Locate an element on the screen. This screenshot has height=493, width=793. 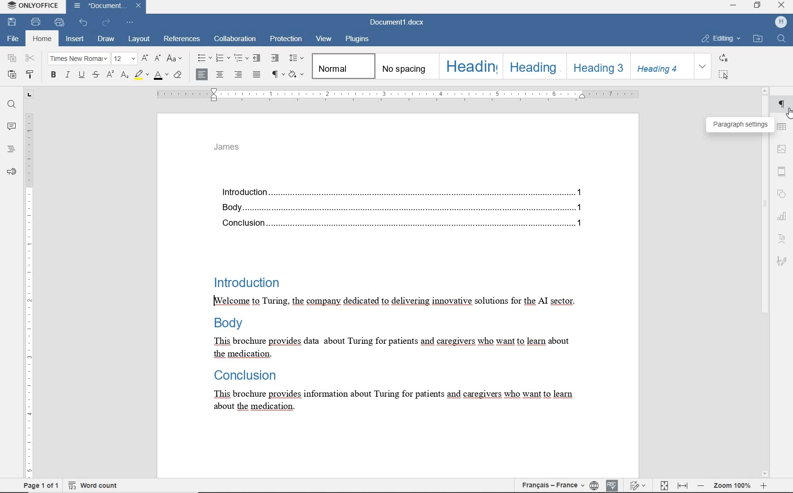
referenes is located at coordinates (183, 39).